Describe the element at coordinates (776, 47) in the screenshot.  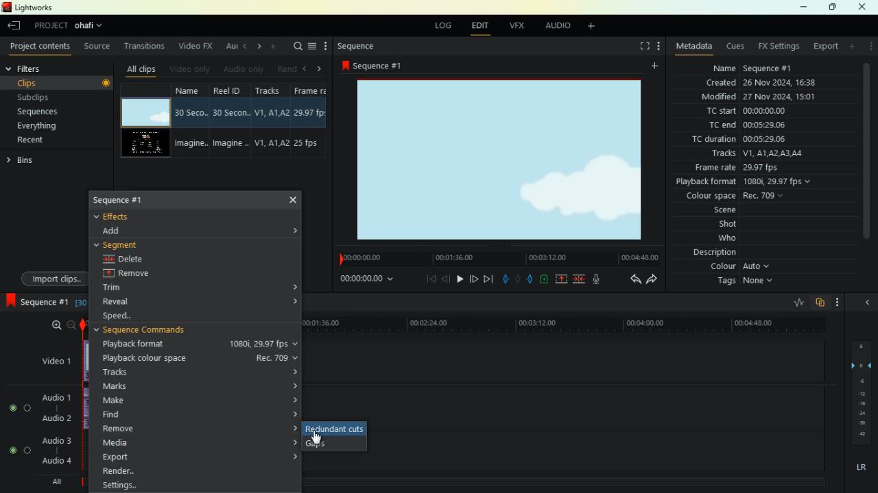
I see `fx settings` at that location.